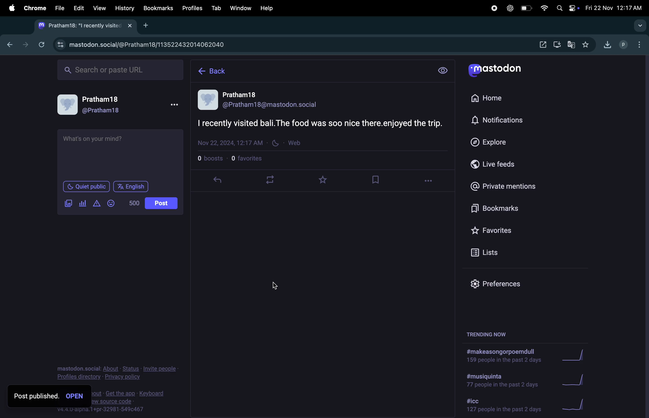 This screenshot has width=649, height=418. Describe the element at coordinates (490, 164) in the screenshot. I see `live feed` at that location.